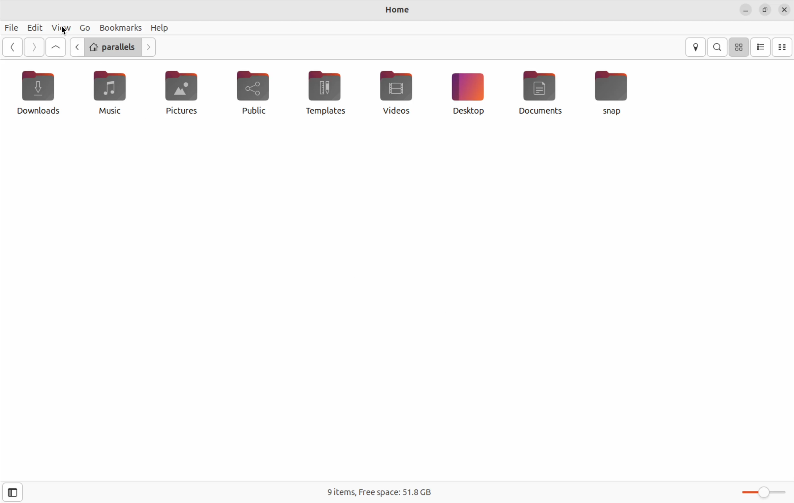 The width and height of the screenshot is (794, 503). I want to click on help, so click(160, 27).